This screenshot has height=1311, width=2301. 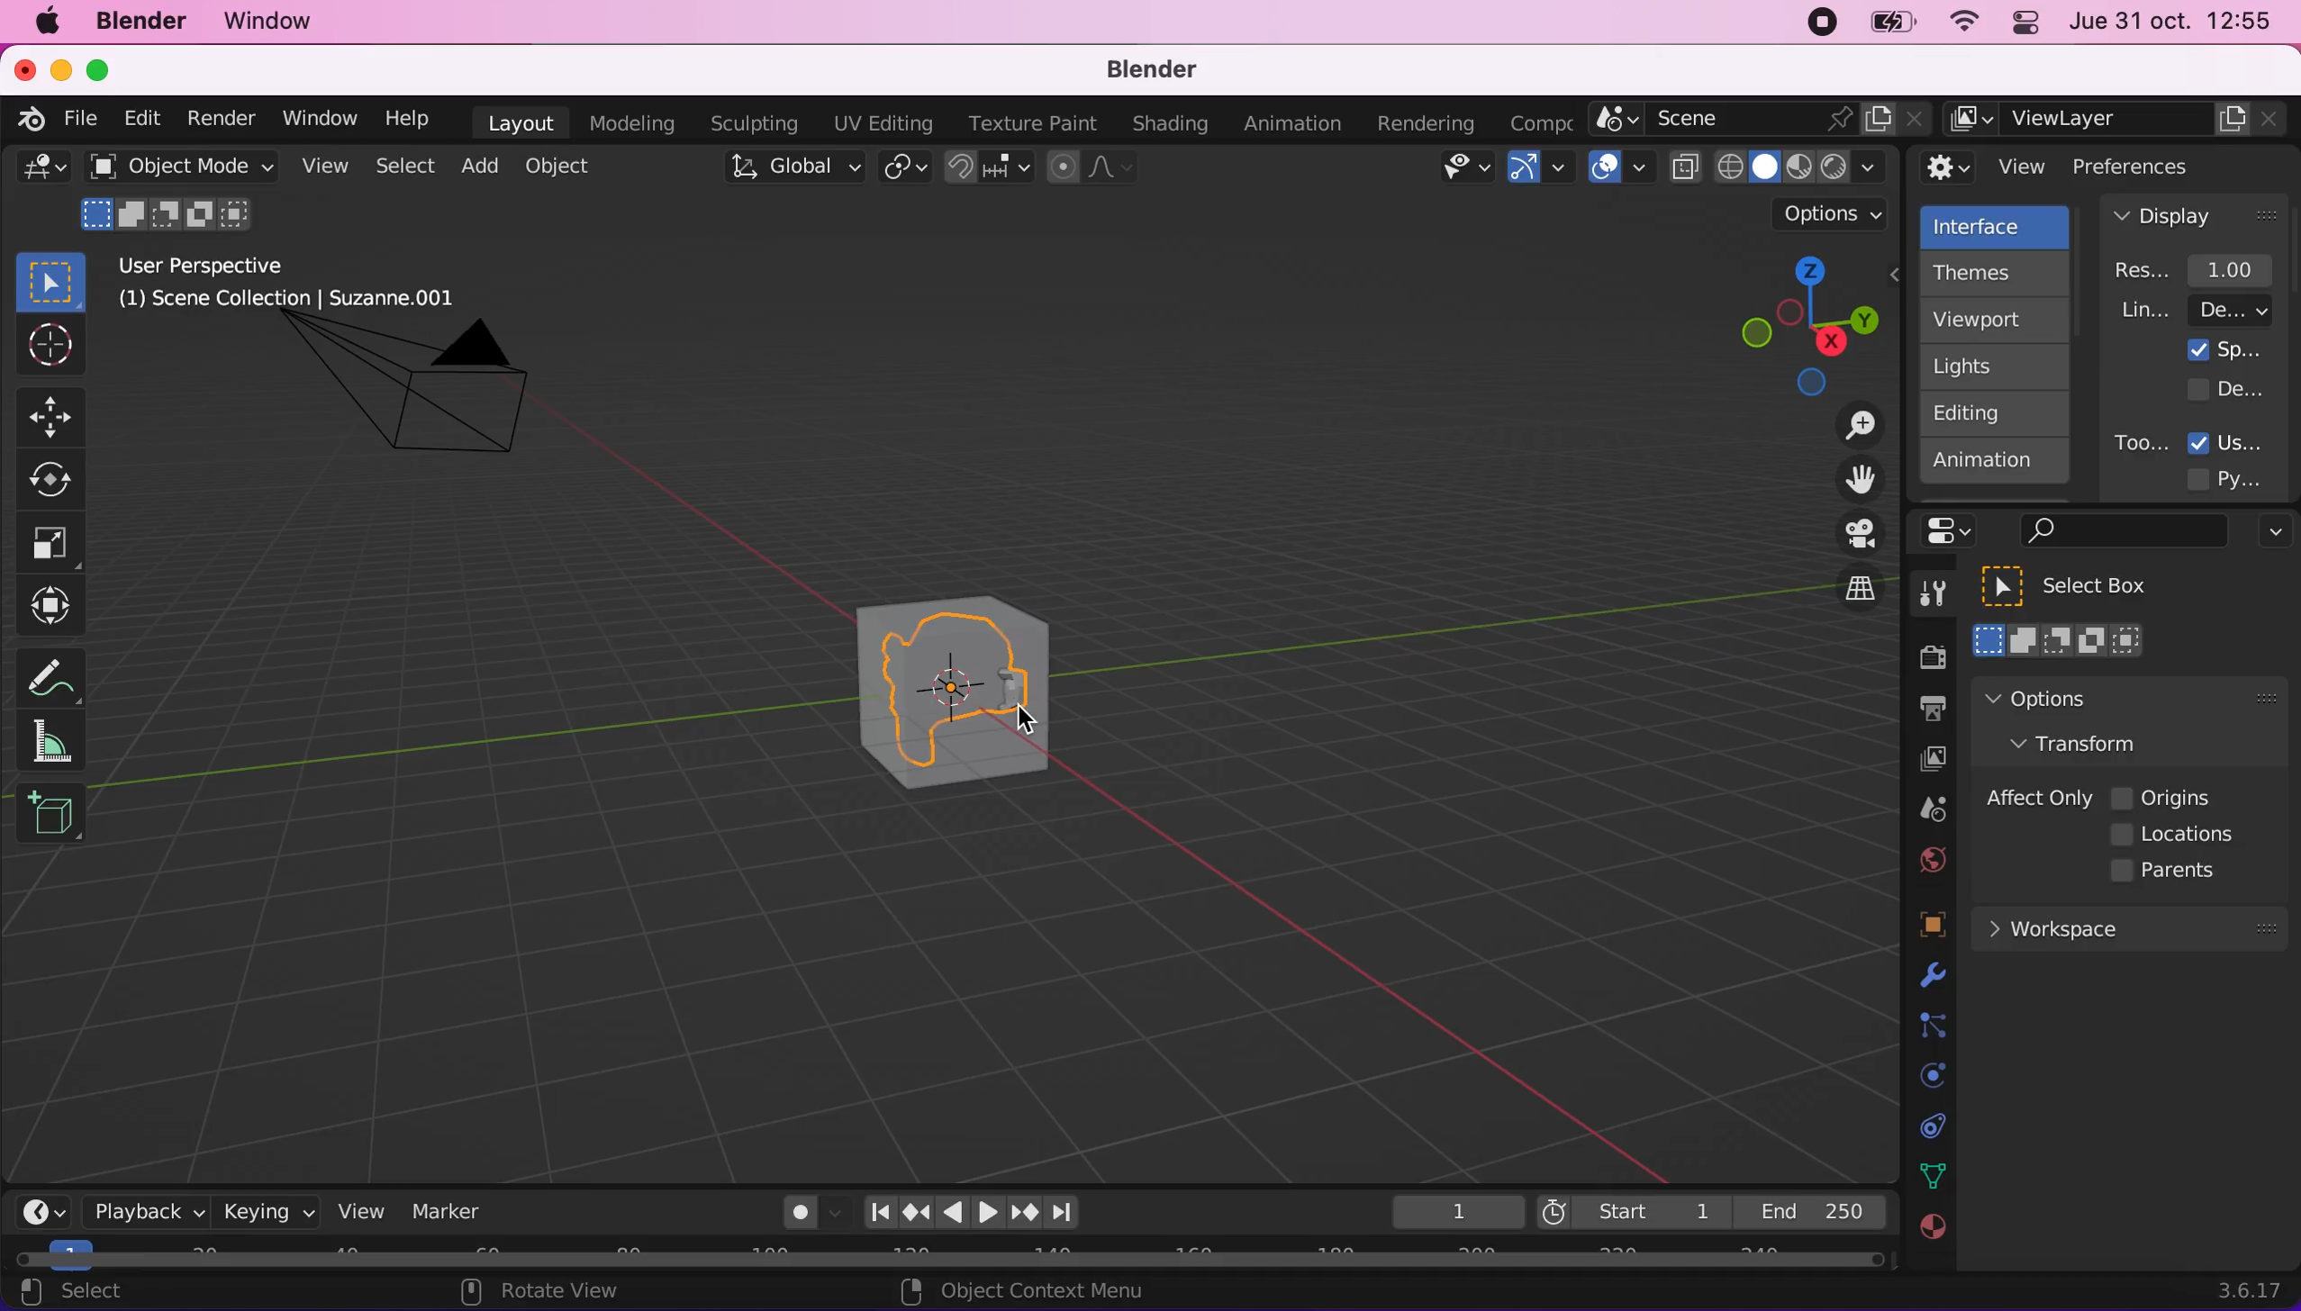 I want to click on python tooltips, so click(x=2246, y=476).